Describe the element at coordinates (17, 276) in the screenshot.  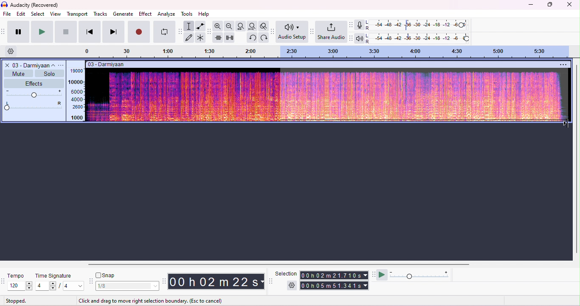
I see `tempo` at that location.